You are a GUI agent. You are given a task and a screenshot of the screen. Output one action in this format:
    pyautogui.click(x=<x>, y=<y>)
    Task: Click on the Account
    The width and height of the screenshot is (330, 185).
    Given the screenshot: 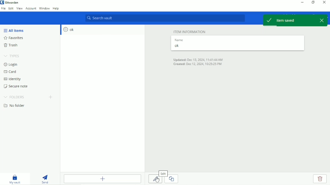 What is the action you would take?
    pyautogui.click(x=31, y=8)
    